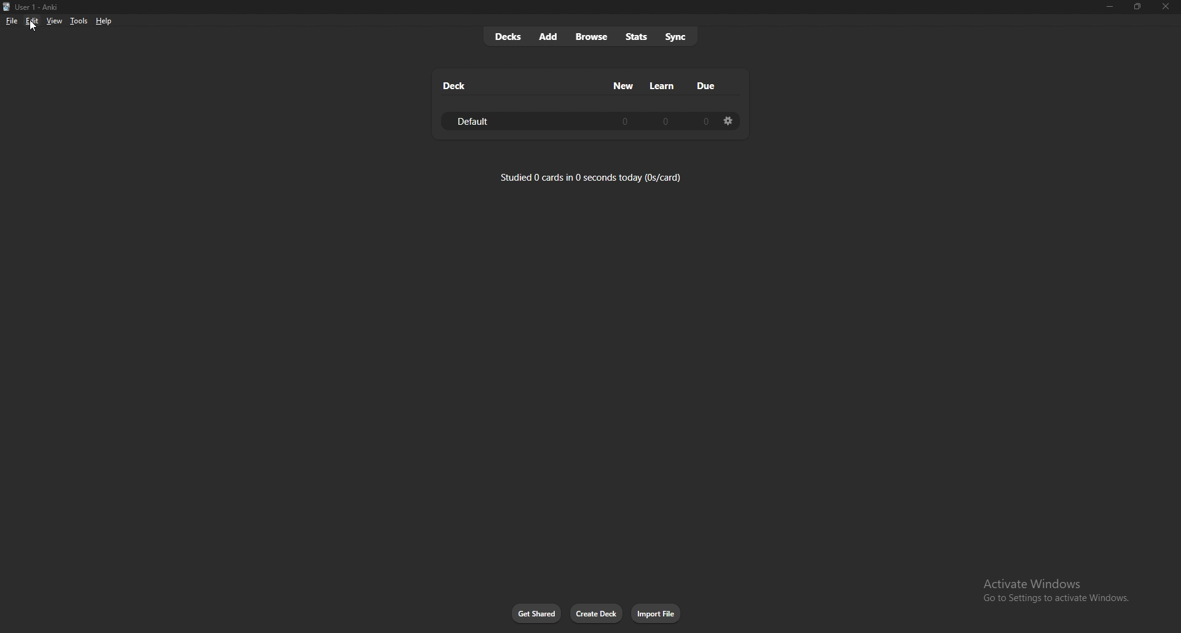 The image size is (1181, 633). Describe the element at coordinates (703, 121) in the screenshot. I see `0` at that location.